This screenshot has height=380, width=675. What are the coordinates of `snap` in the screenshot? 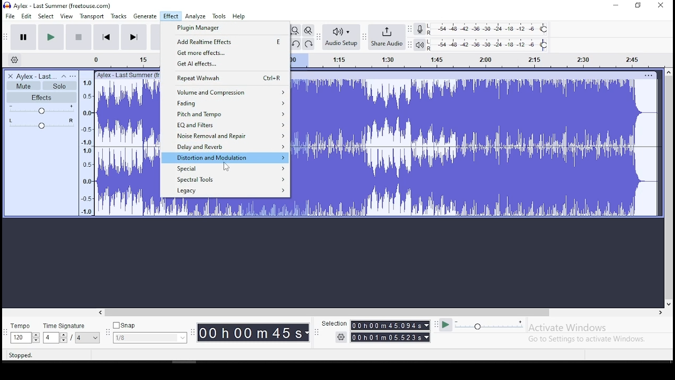 It's located at (151, 333).